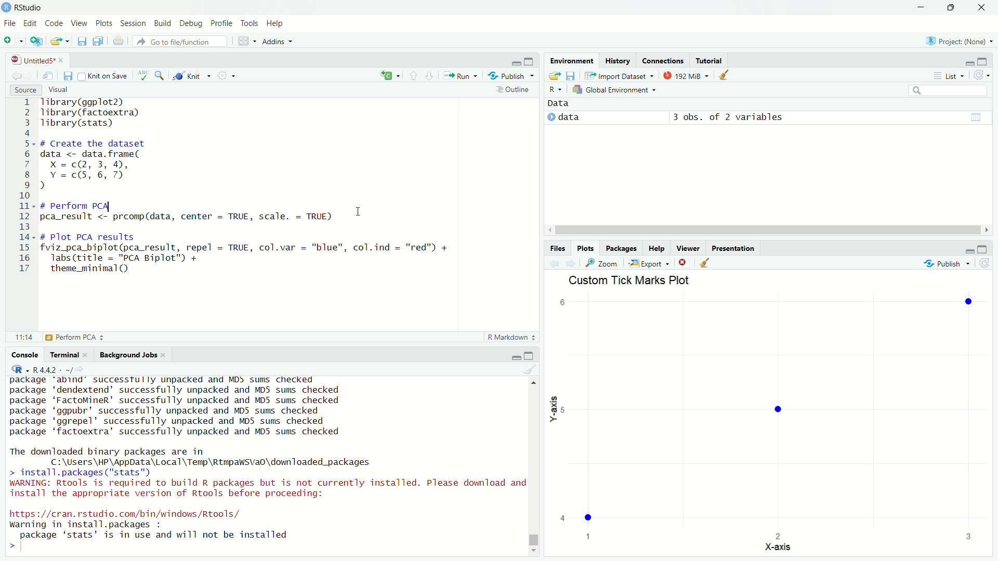 This screenshot has height=561, width=998. Describe the element at coordinates (619, 75) in the screenshot. I see `import dataset` at that location.